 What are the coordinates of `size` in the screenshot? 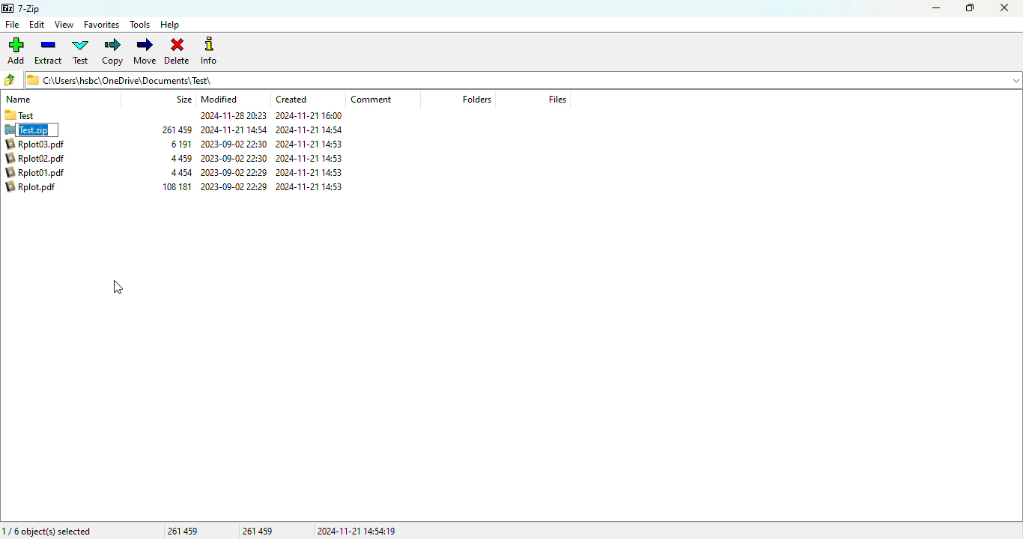 It's located at (183, 99).